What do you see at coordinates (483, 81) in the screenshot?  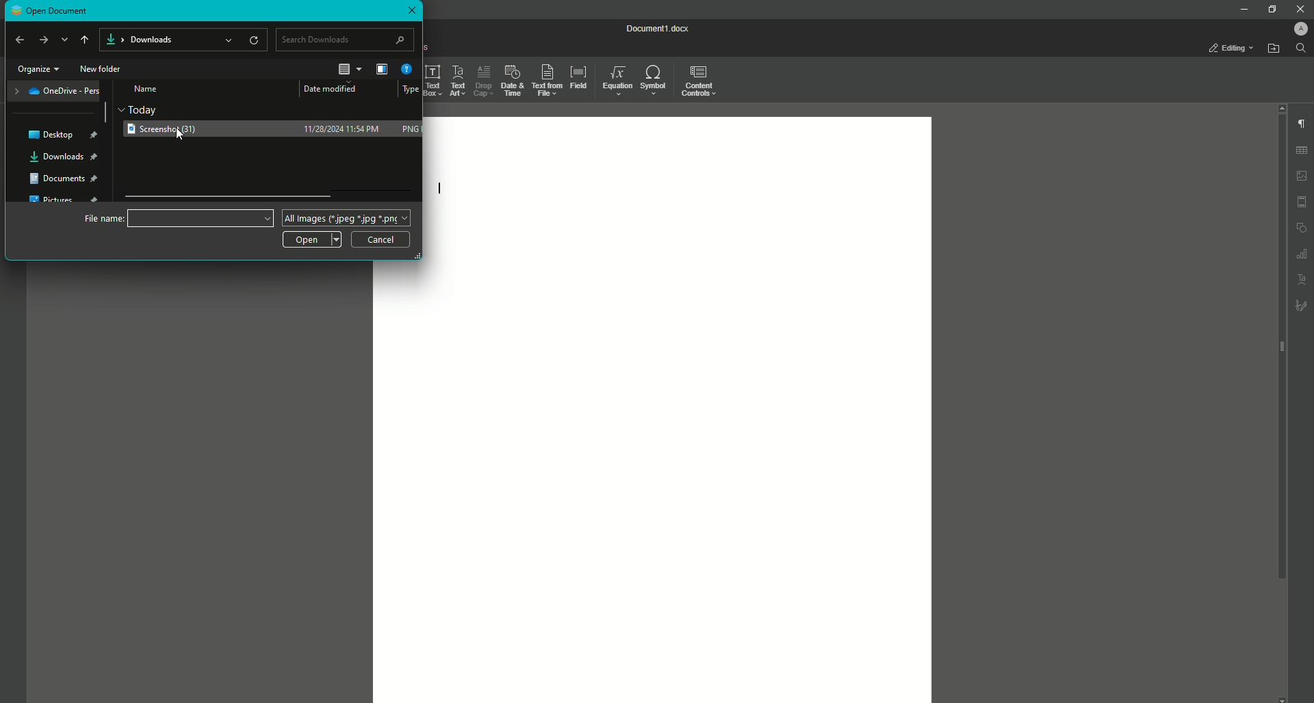 I see `Drop Cap` at bounding box center [483, 81].